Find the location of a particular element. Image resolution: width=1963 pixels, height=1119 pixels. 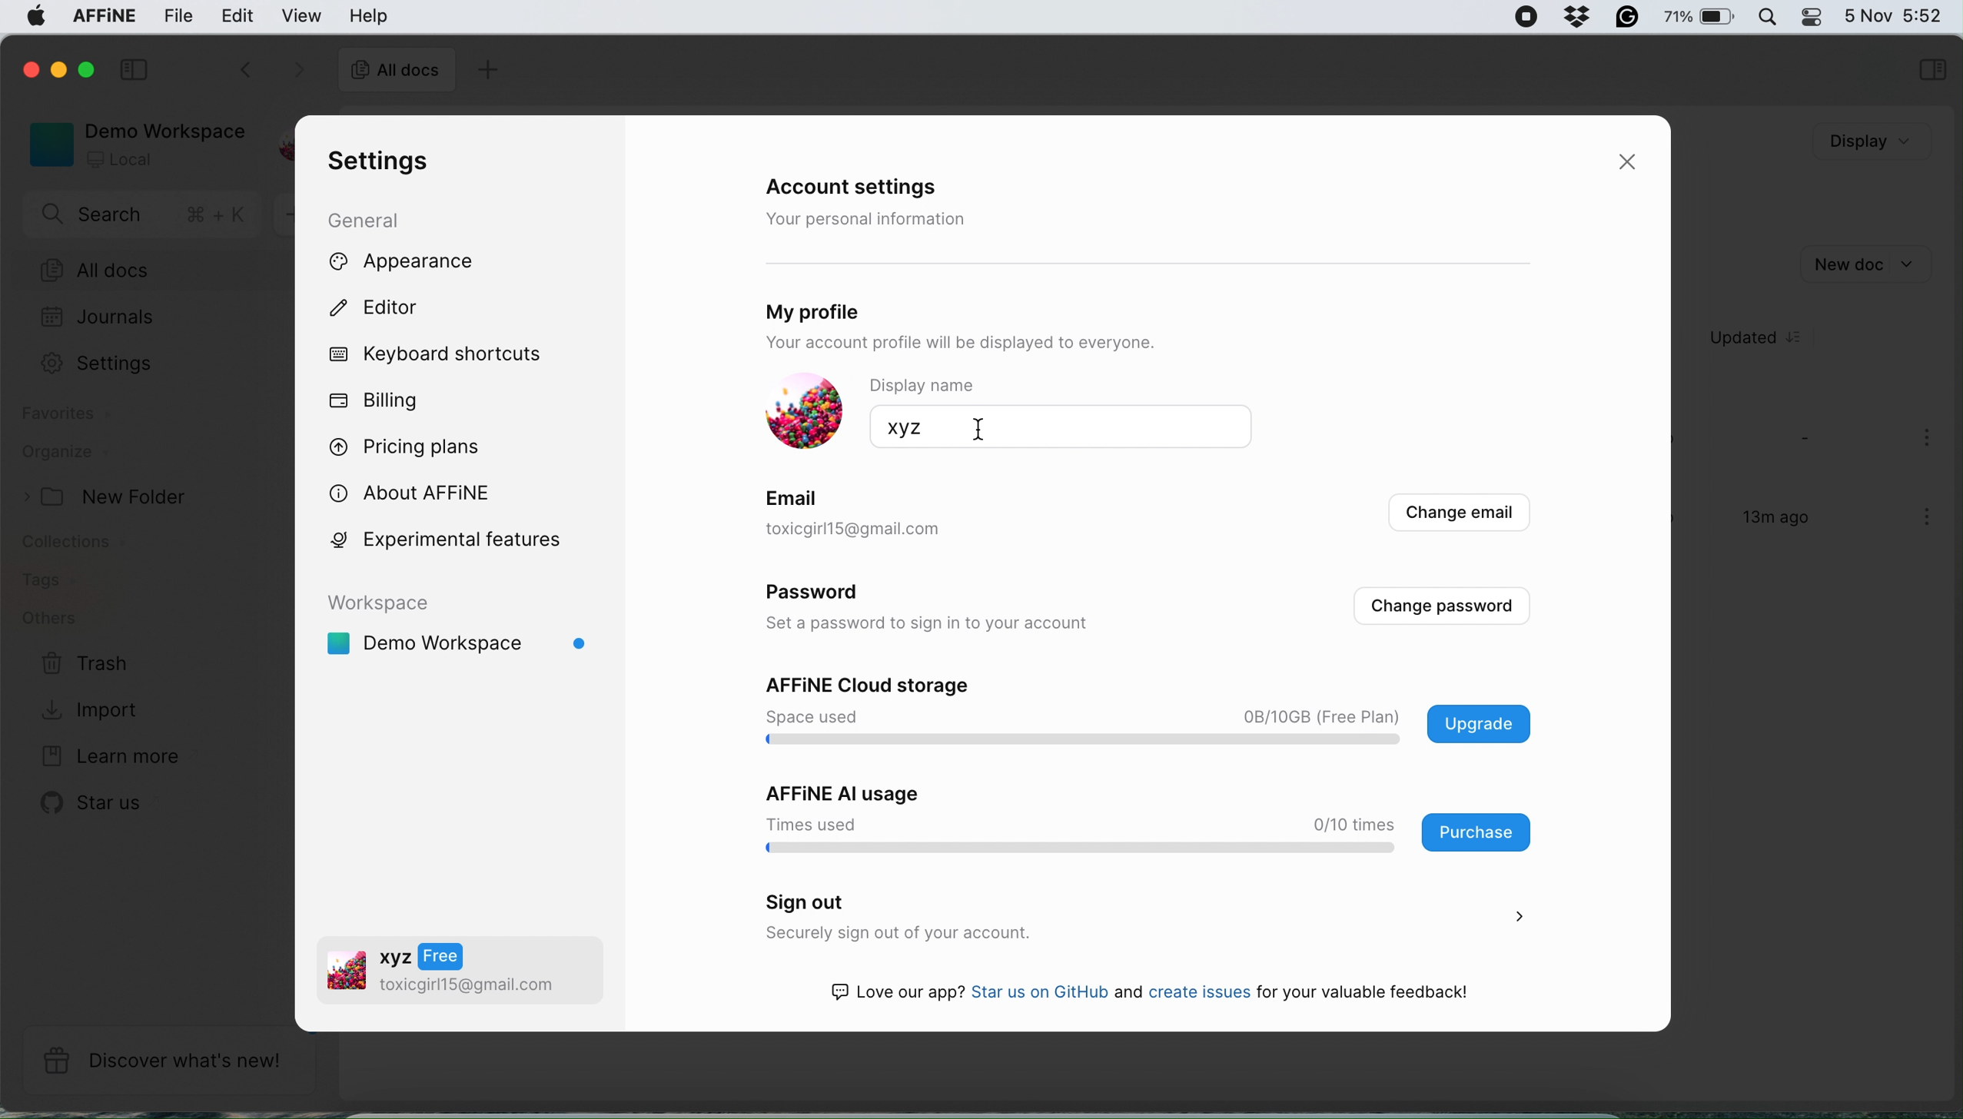

others is located at coordinates (49, 619).